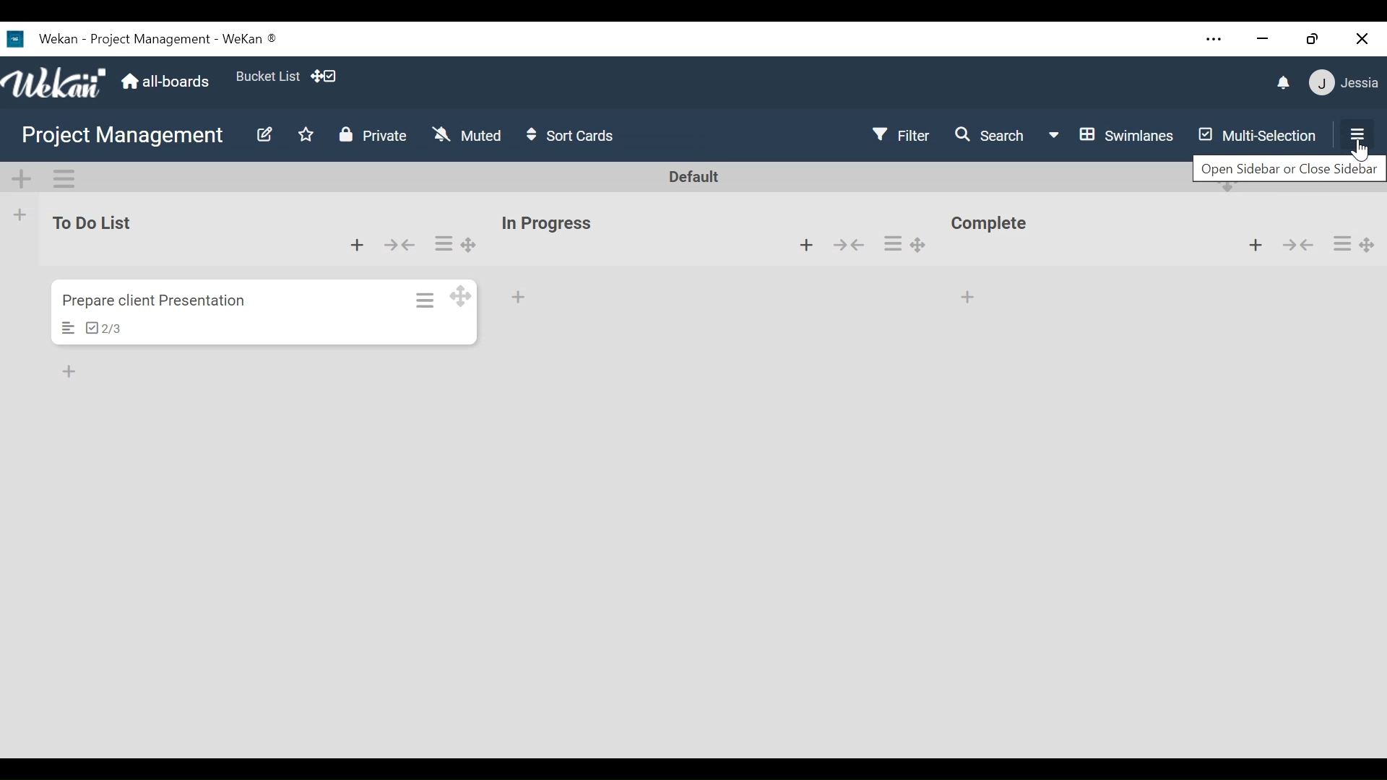 The image size is (1387, 780). I want to click on Open sidebar or close sidebar, so click(1286, 173).